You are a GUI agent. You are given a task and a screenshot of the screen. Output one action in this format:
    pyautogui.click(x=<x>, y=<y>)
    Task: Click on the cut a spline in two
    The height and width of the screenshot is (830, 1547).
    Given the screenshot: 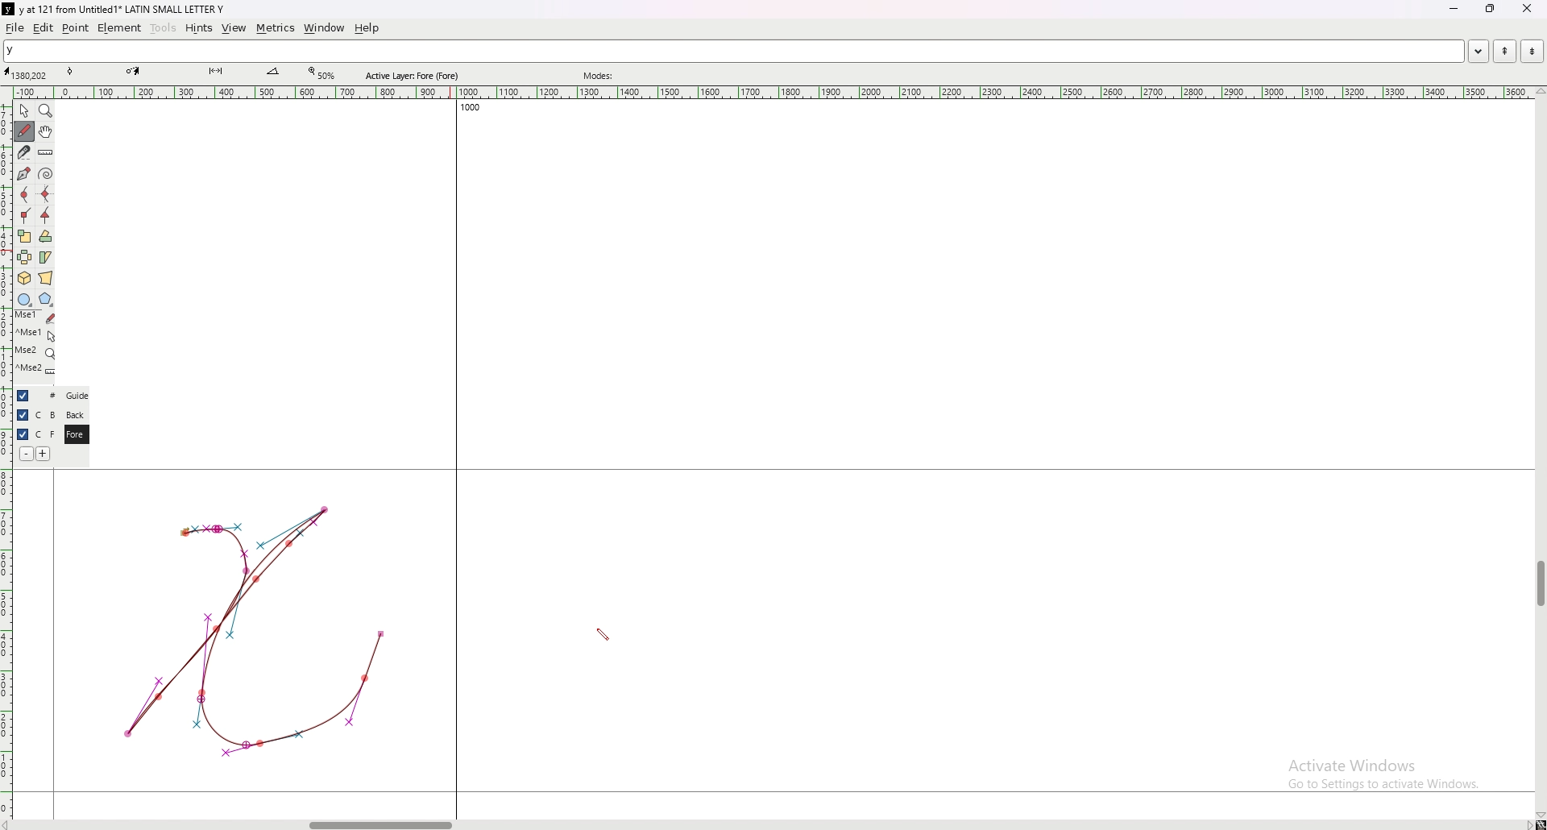 What is the action you would take?
    pyautogui.click(x=23, y=152)
    